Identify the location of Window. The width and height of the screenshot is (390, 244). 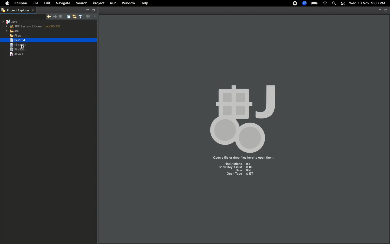
(129, 3).